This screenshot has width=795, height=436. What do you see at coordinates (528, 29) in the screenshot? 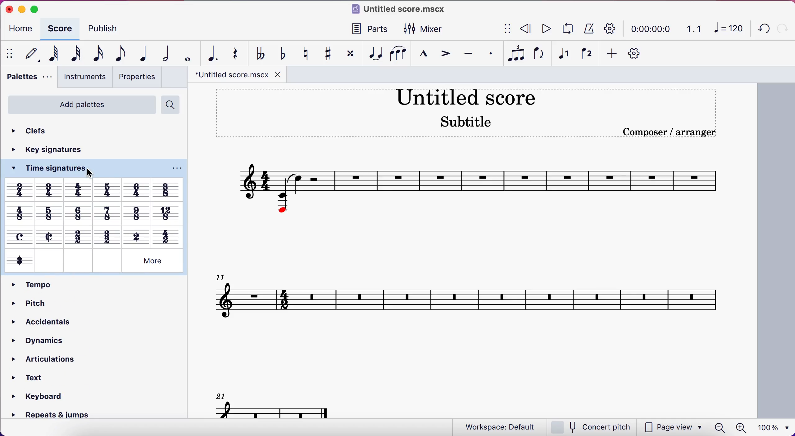
I see `review` at bounding box center [528, 29].